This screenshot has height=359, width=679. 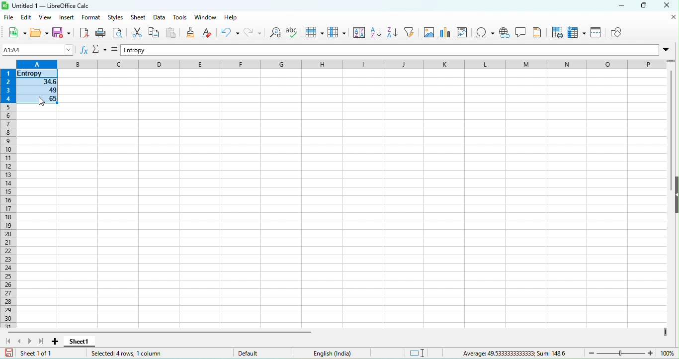 What do you see at coordinates (131, 354) in the screenshot?
I see `selected 4 rows ,1 column` at bounding box center [131, 354].